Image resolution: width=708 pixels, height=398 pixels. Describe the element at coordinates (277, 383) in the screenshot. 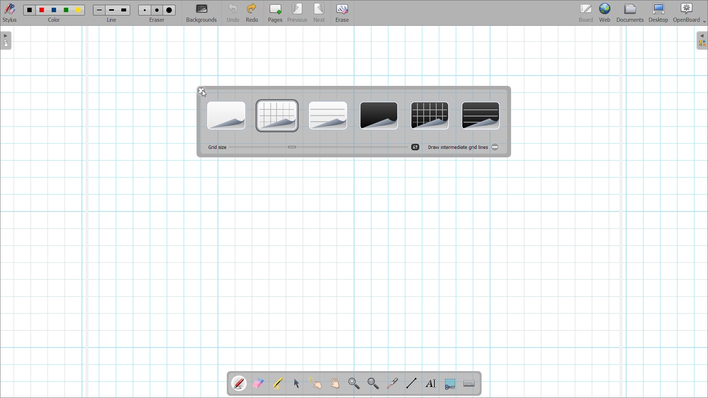

I see `Highlight` at that location.